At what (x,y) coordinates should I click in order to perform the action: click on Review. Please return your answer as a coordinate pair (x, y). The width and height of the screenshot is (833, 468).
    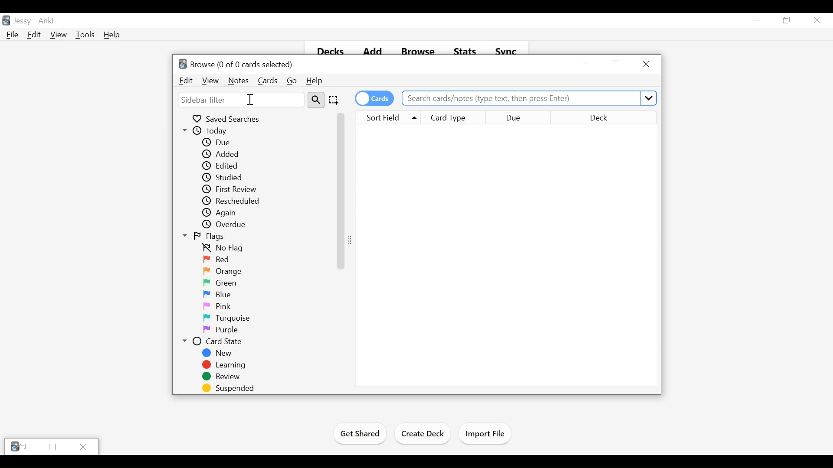
    Looking at the image, I should click on (221, 377).